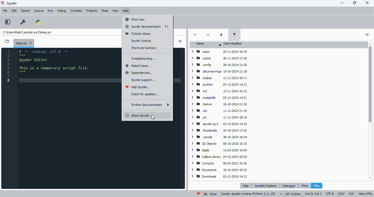  Describe the element at coordinates (218, 52) in the screenshot. I see `> BB atom 29-11-2024 16:45` at that location.